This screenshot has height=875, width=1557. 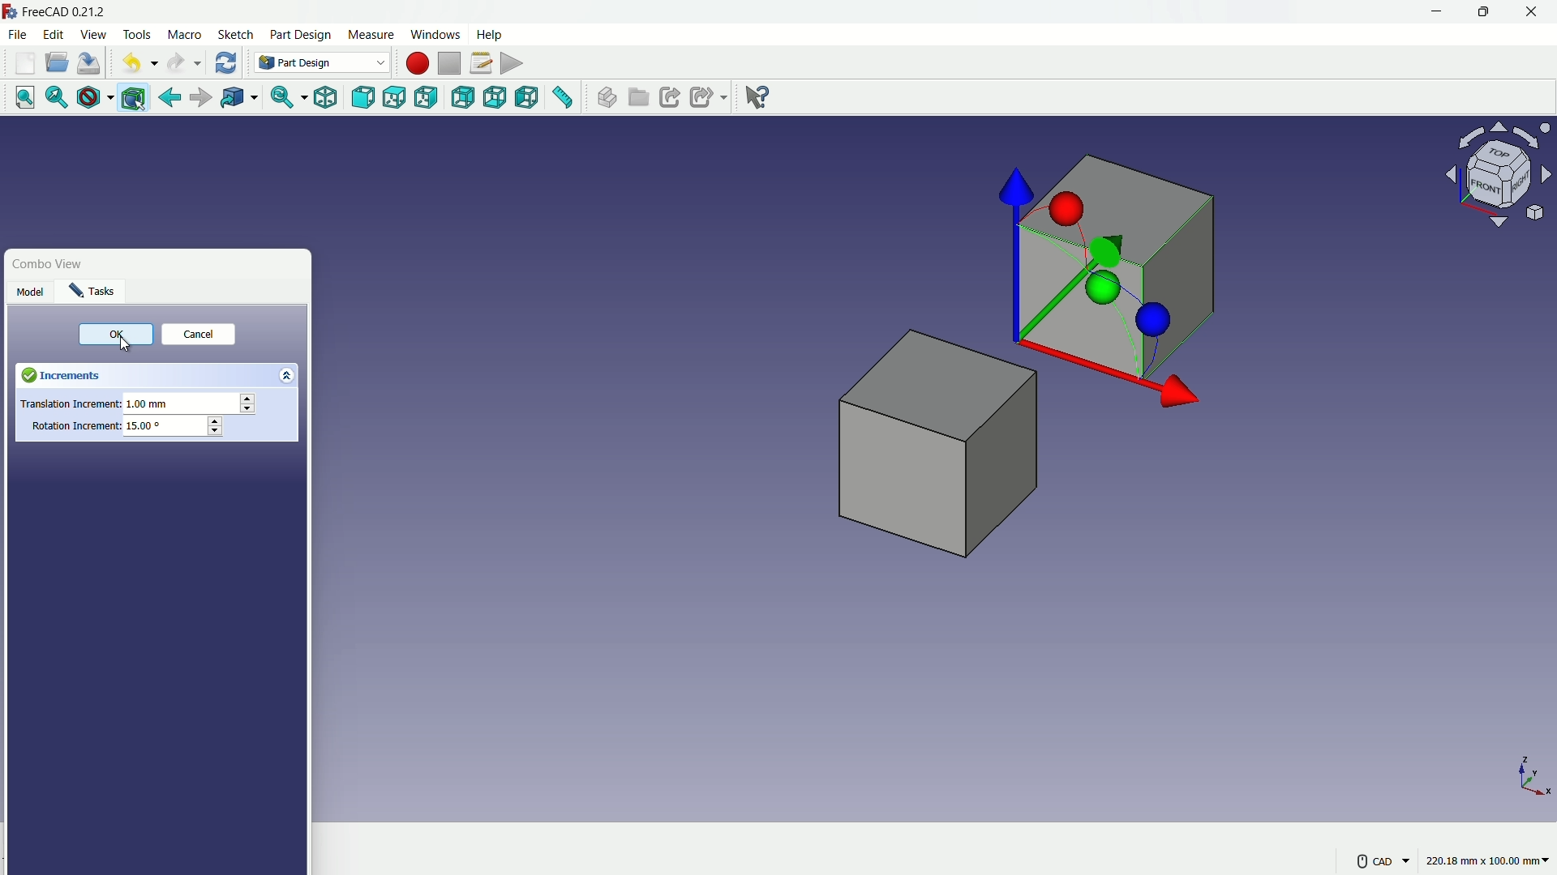 What do you see at coordinates (491, 33) in the screenshot?
I see `help` at bounding box center [491, 33].